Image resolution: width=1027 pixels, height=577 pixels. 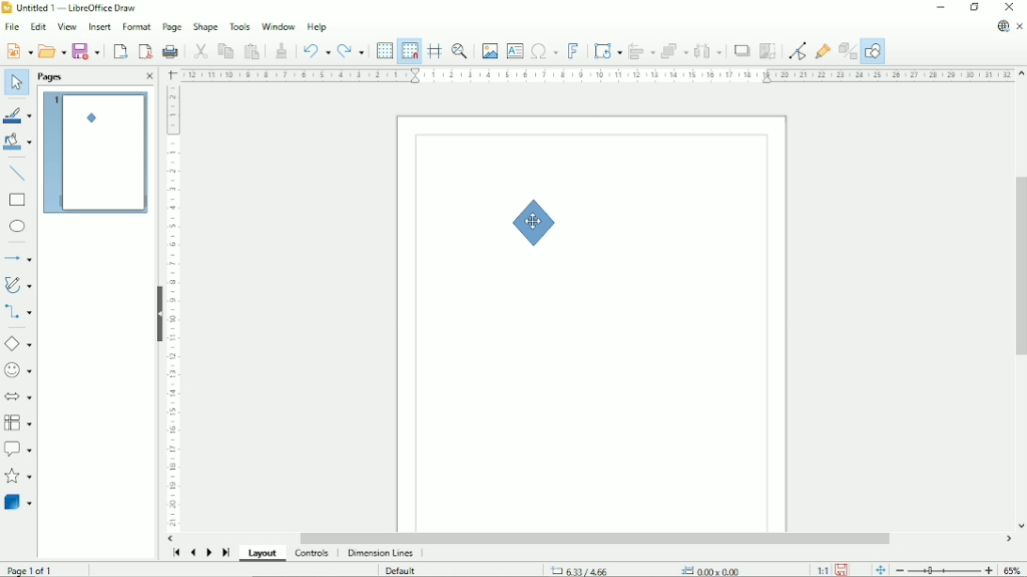 What do you see at coordinates (136, 27) in the screenshot?
I see `Format` at bounding box center [136, 27].